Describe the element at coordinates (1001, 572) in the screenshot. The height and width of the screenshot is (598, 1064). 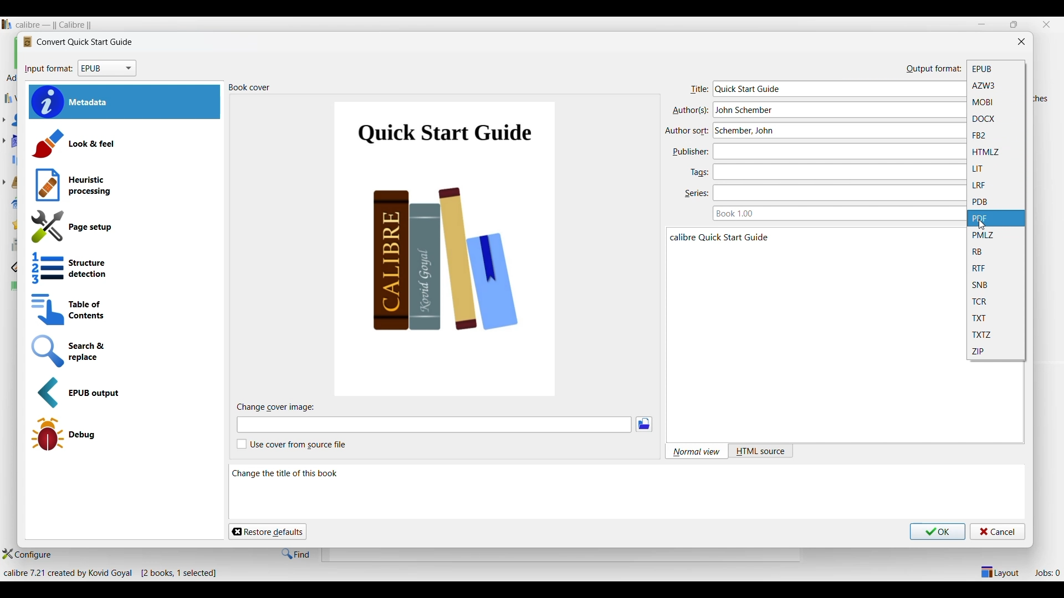
I see `Show/Hide parts of the main layout` at that location.